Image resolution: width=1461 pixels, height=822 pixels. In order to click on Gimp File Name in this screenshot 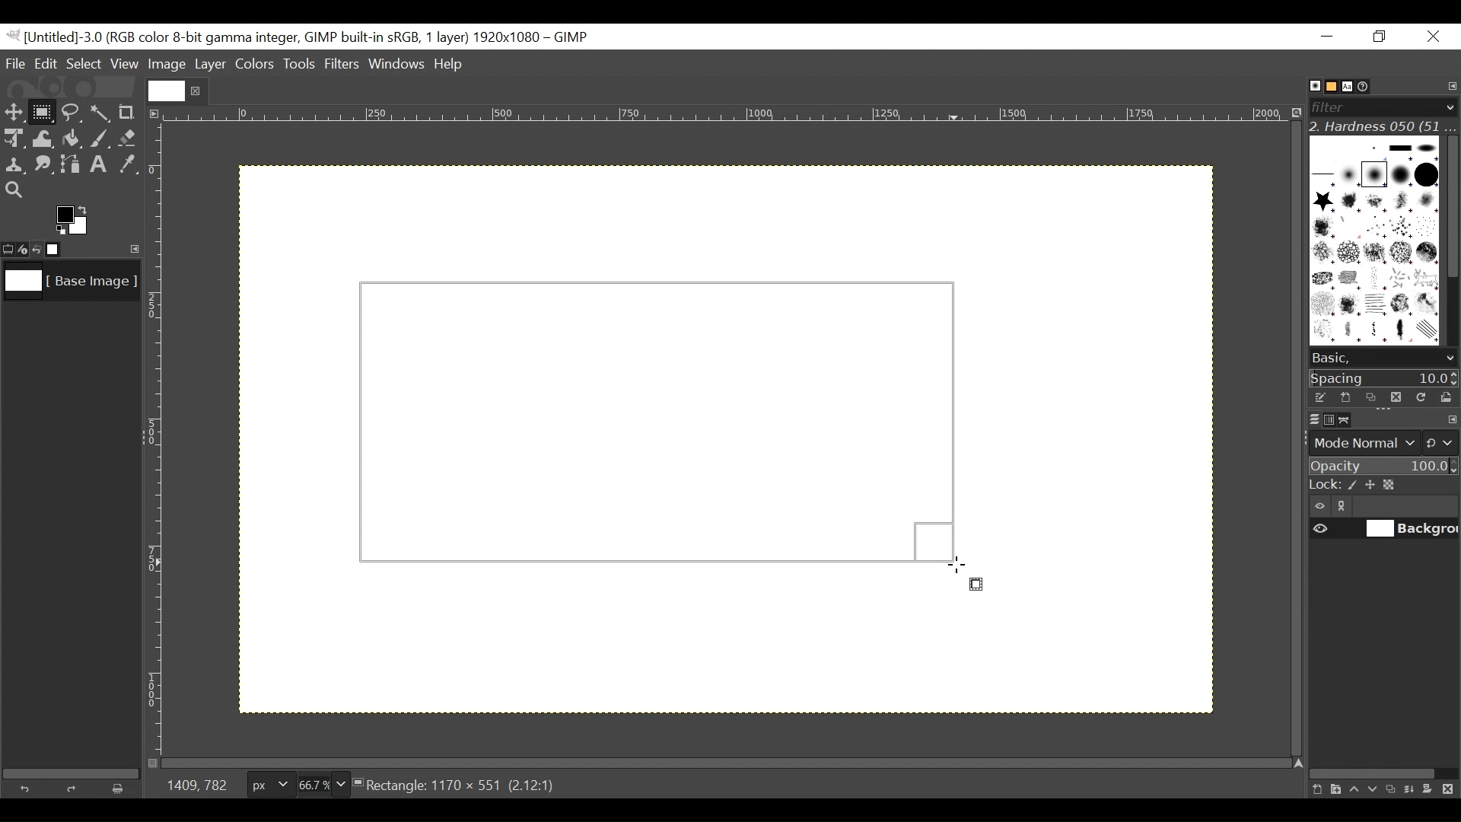, I will do `click(303, 37)`.